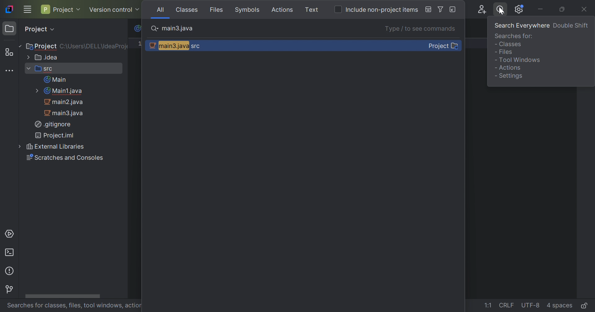 This screenshot has width=595, height=312. I want to click on Minimize, so click(541, 10).